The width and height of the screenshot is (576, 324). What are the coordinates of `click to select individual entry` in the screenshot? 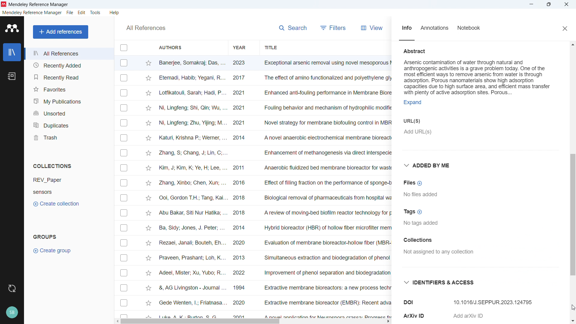 It's located at (125, 198).